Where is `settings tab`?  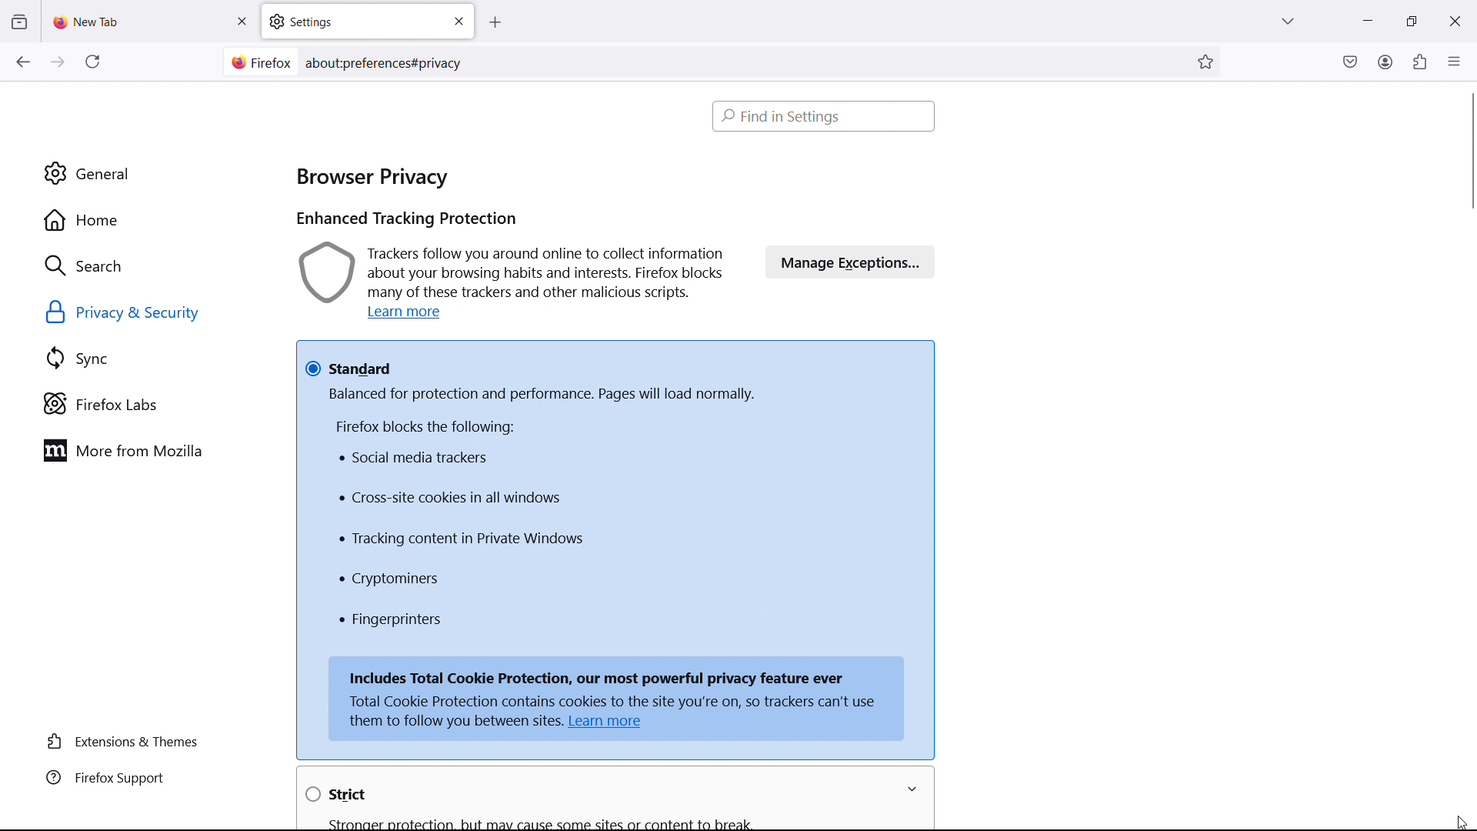 settings tab is located at coordinates (368, 21).